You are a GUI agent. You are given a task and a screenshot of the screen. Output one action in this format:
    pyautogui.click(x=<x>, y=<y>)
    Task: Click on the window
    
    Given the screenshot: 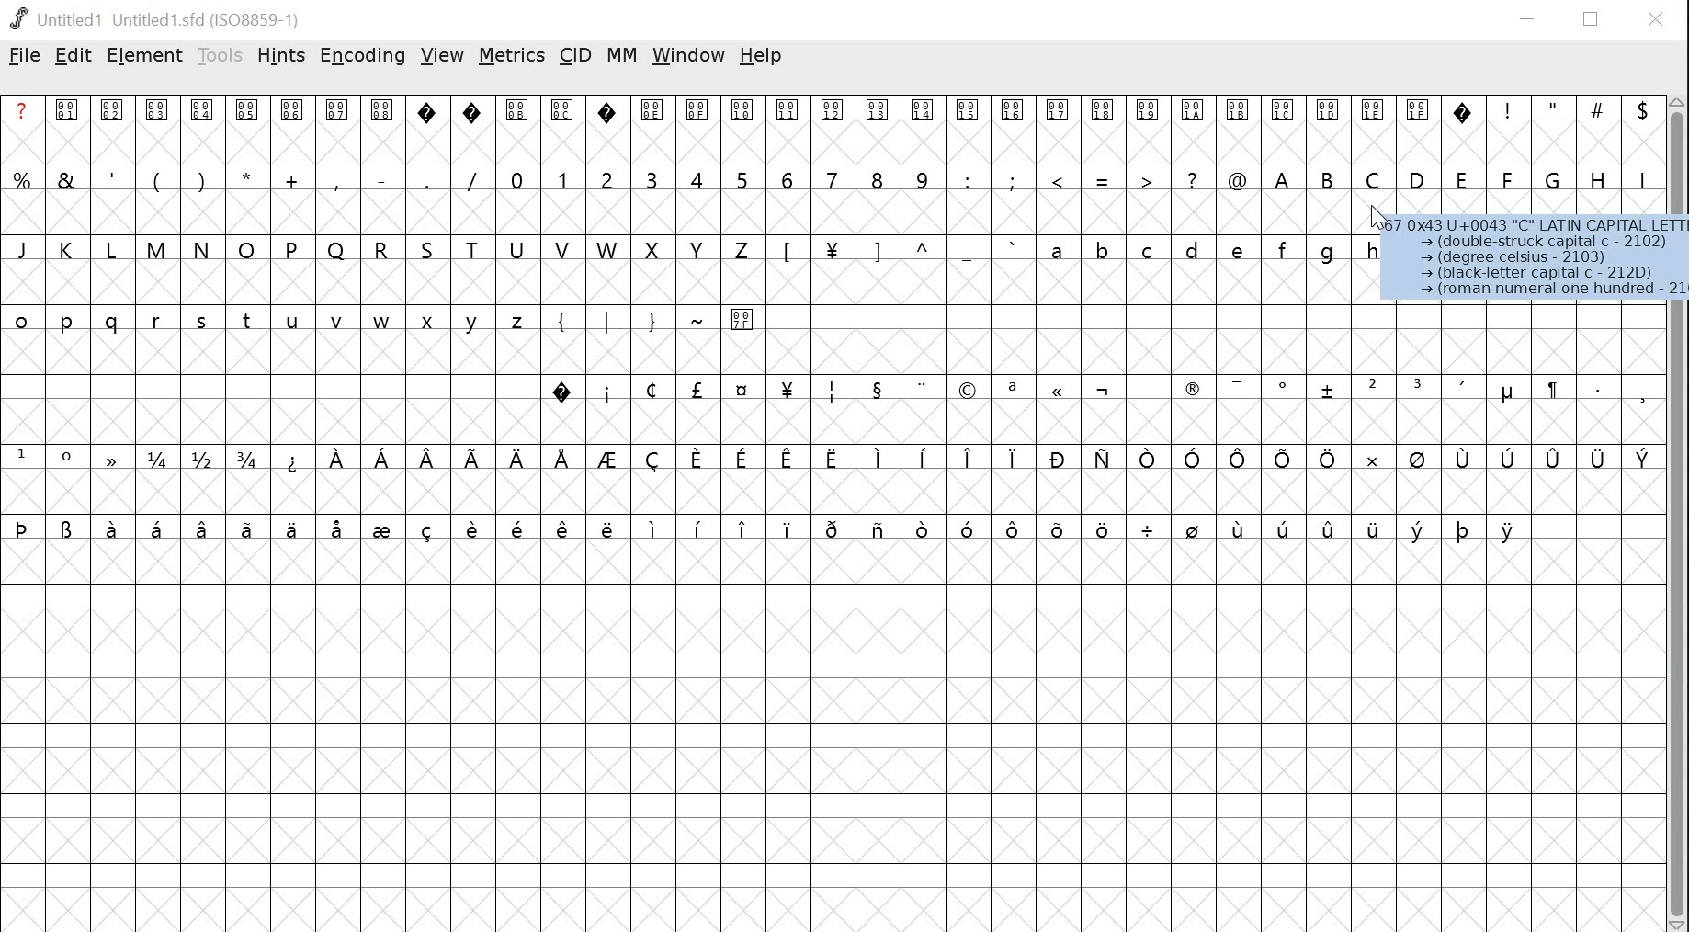 What is the action you would take?
    pyautogui.click(x=690, y=59)
    